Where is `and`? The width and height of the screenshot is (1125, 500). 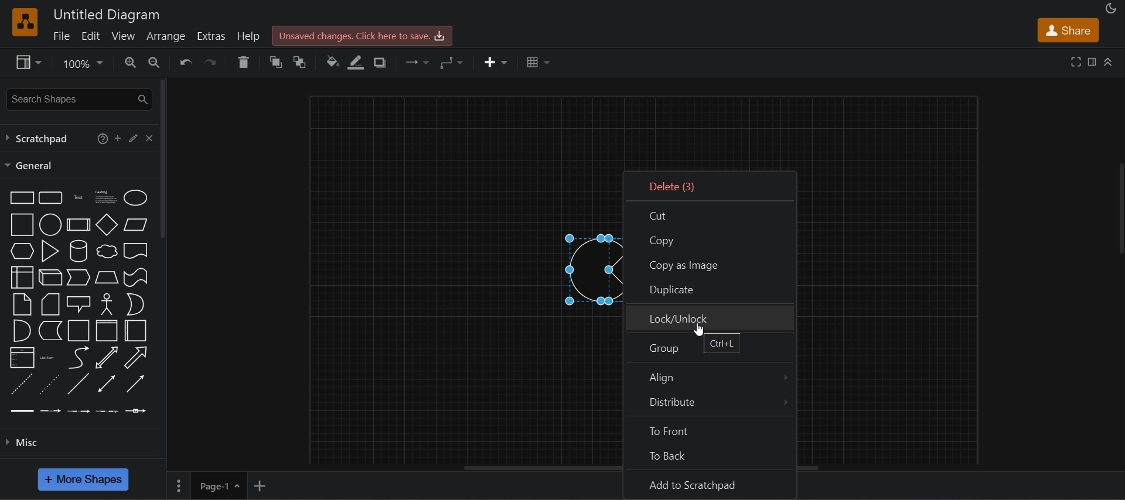
and is located at coordinates (21, 331).